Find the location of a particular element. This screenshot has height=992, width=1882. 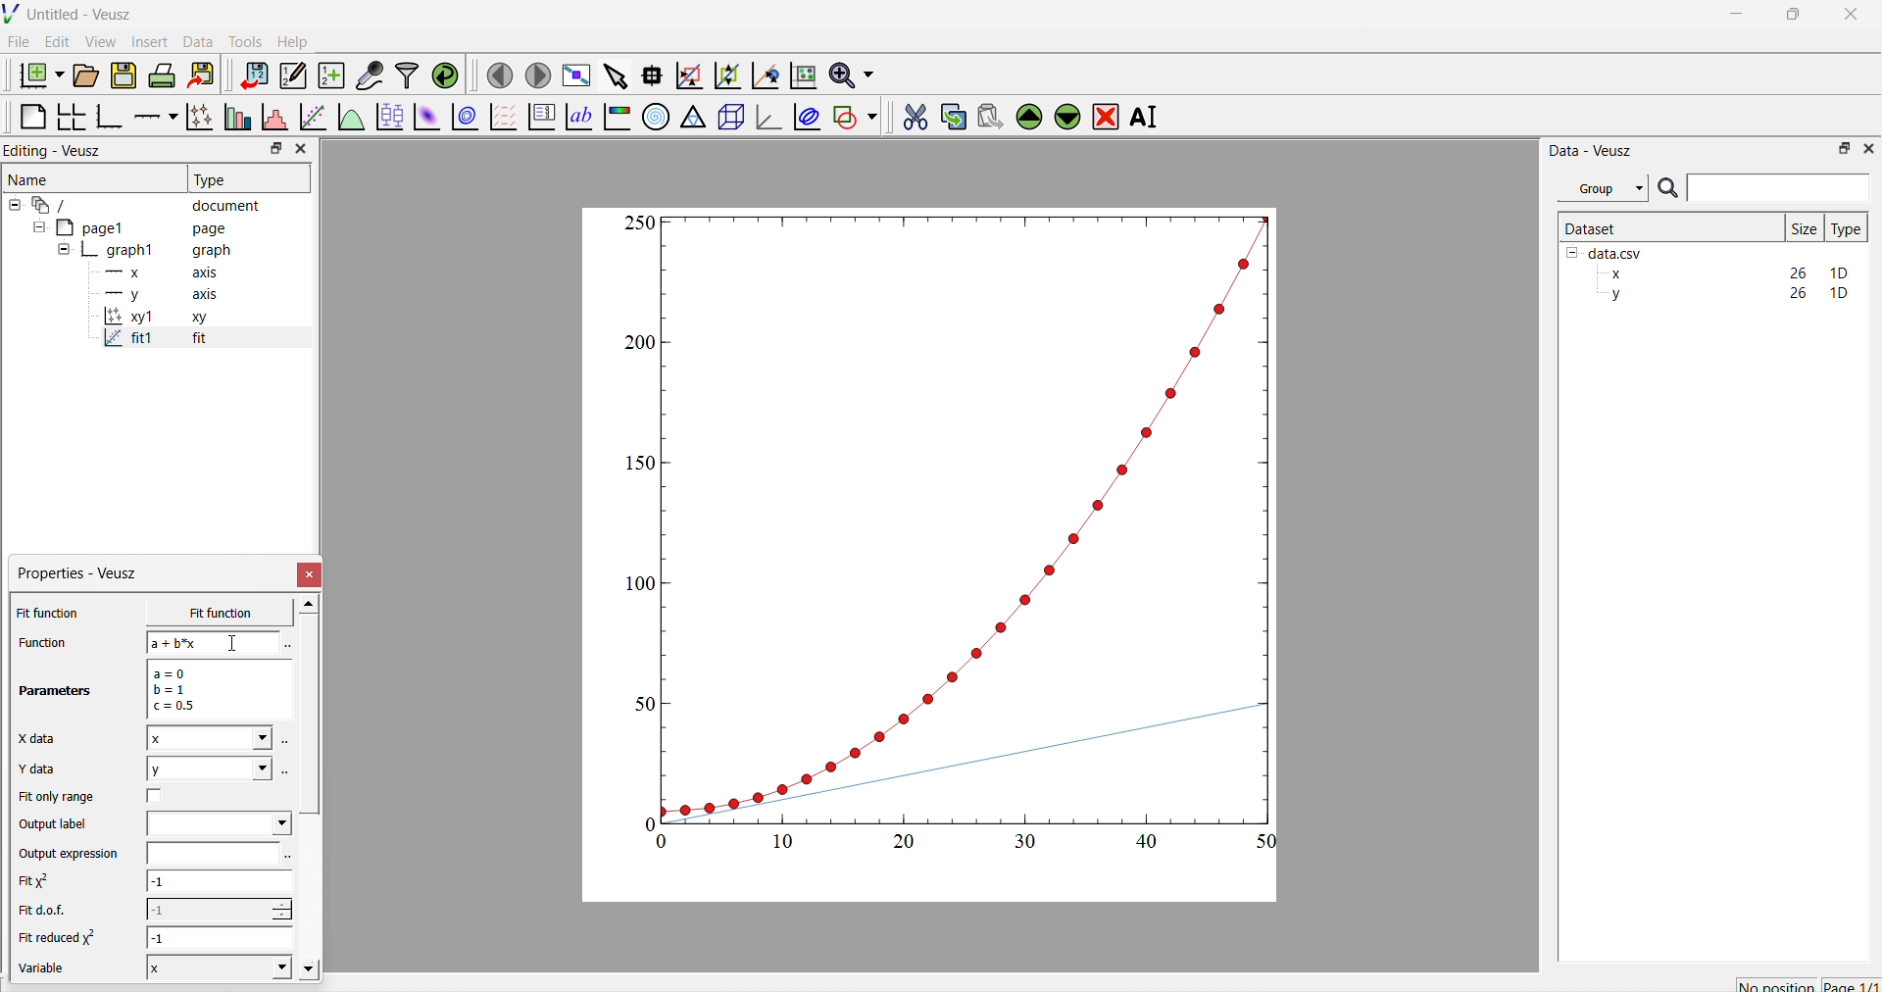

Select items is located at coordinates (614, 76).